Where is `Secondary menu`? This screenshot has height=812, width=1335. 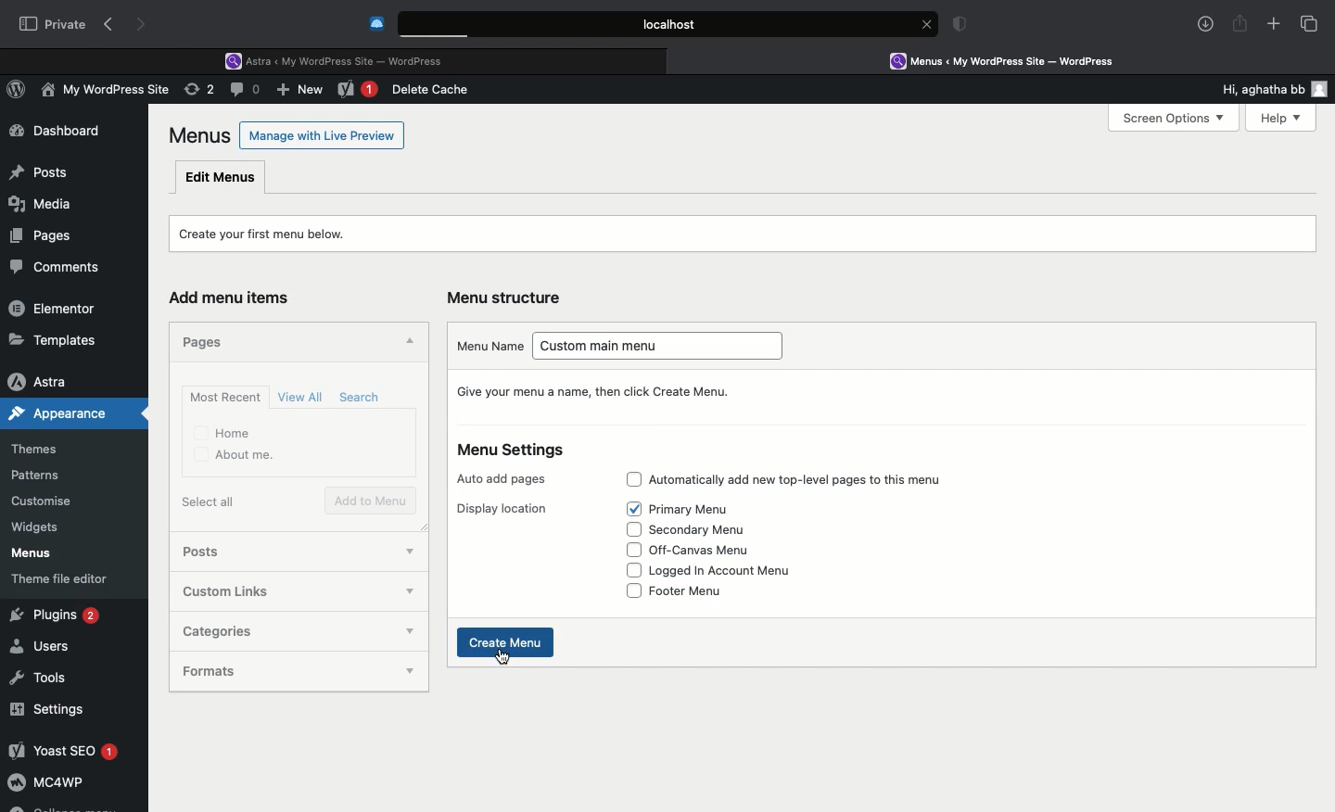 Secondary menu is located at coordinates (709, 531).